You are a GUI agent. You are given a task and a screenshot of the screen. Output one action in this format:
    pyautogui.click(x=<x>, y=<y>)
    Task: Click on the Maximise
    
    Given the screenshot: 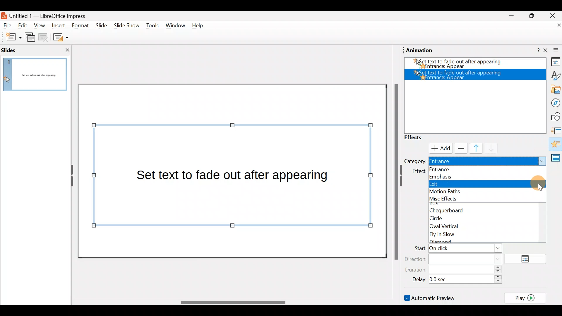 What is the action you would take?
    pyautogui.click(x=534, y=16)
    